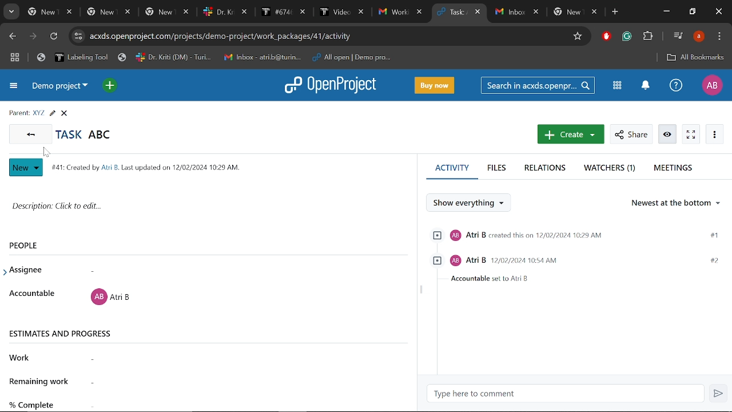  I want to click on Create, so click(571, 134).